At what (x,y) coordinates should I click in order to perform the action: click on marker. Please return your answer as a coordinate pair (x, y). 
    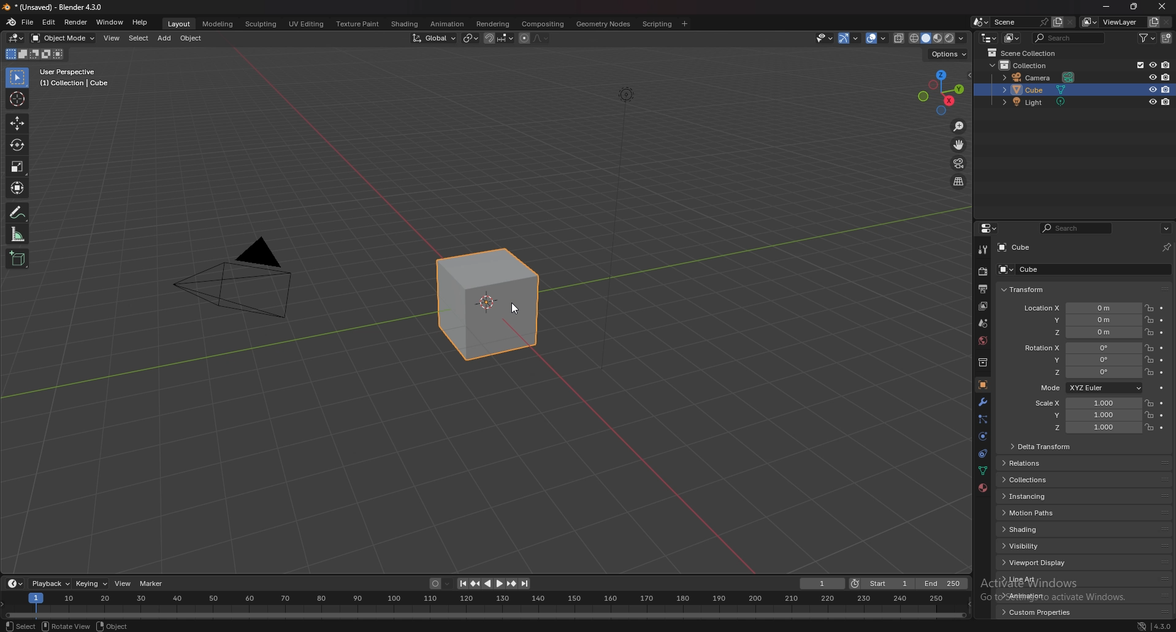
    Looking at the image, I should click on (151, 584).